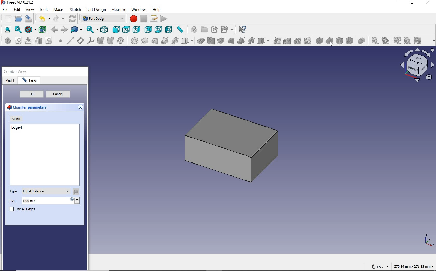 Image resolution: width=436 pixels, height=271 pixels. Describe the element at coordinates (211, 41) in the screenshot. I see `hole` at that location.